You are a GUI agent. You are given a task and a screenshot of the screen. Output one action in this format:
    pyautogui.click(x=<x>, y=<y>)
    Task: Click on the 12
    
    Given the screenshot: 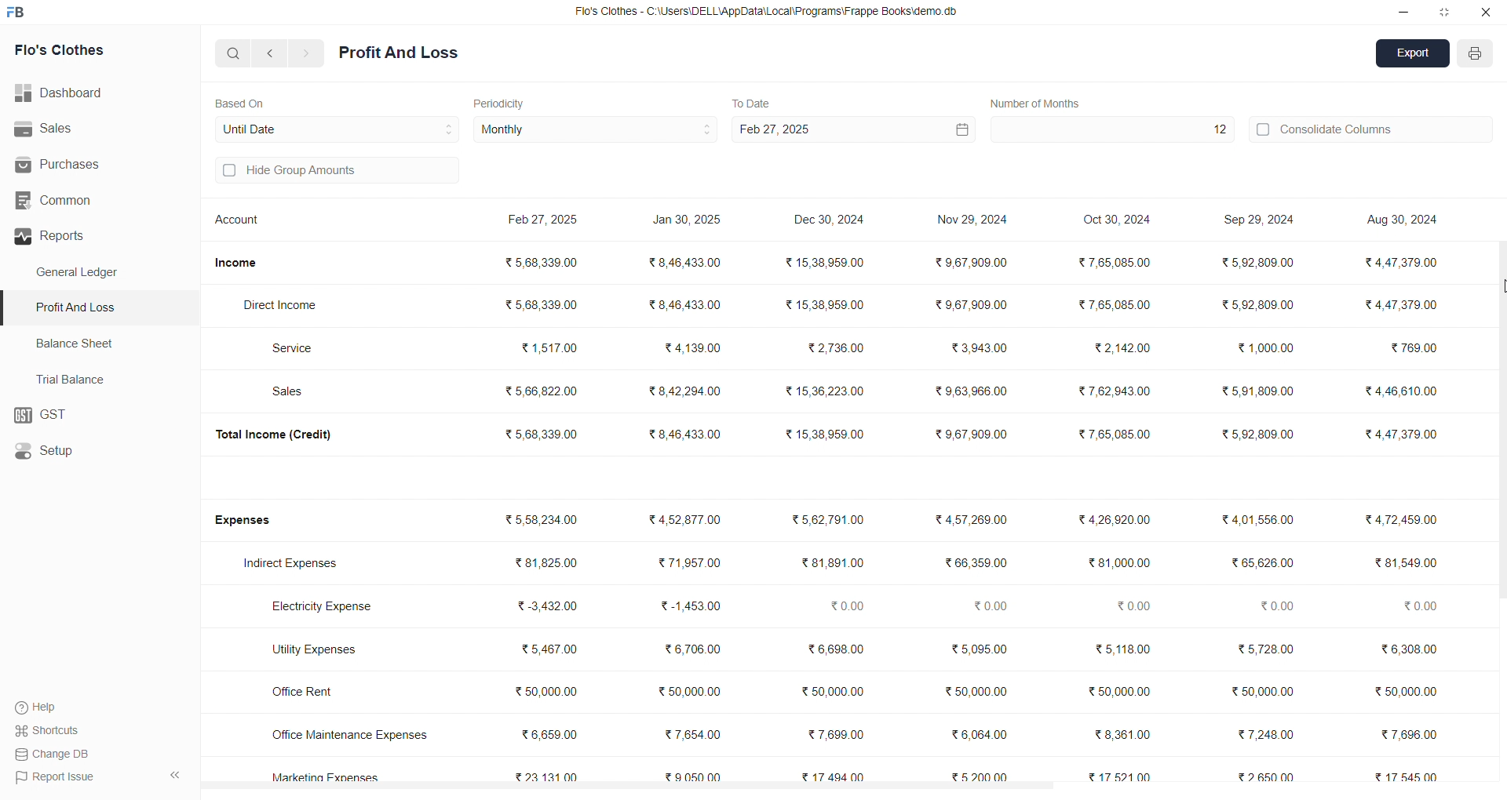 What is the action you would take?
    pyautogui.click(x=1111, y=129)
    